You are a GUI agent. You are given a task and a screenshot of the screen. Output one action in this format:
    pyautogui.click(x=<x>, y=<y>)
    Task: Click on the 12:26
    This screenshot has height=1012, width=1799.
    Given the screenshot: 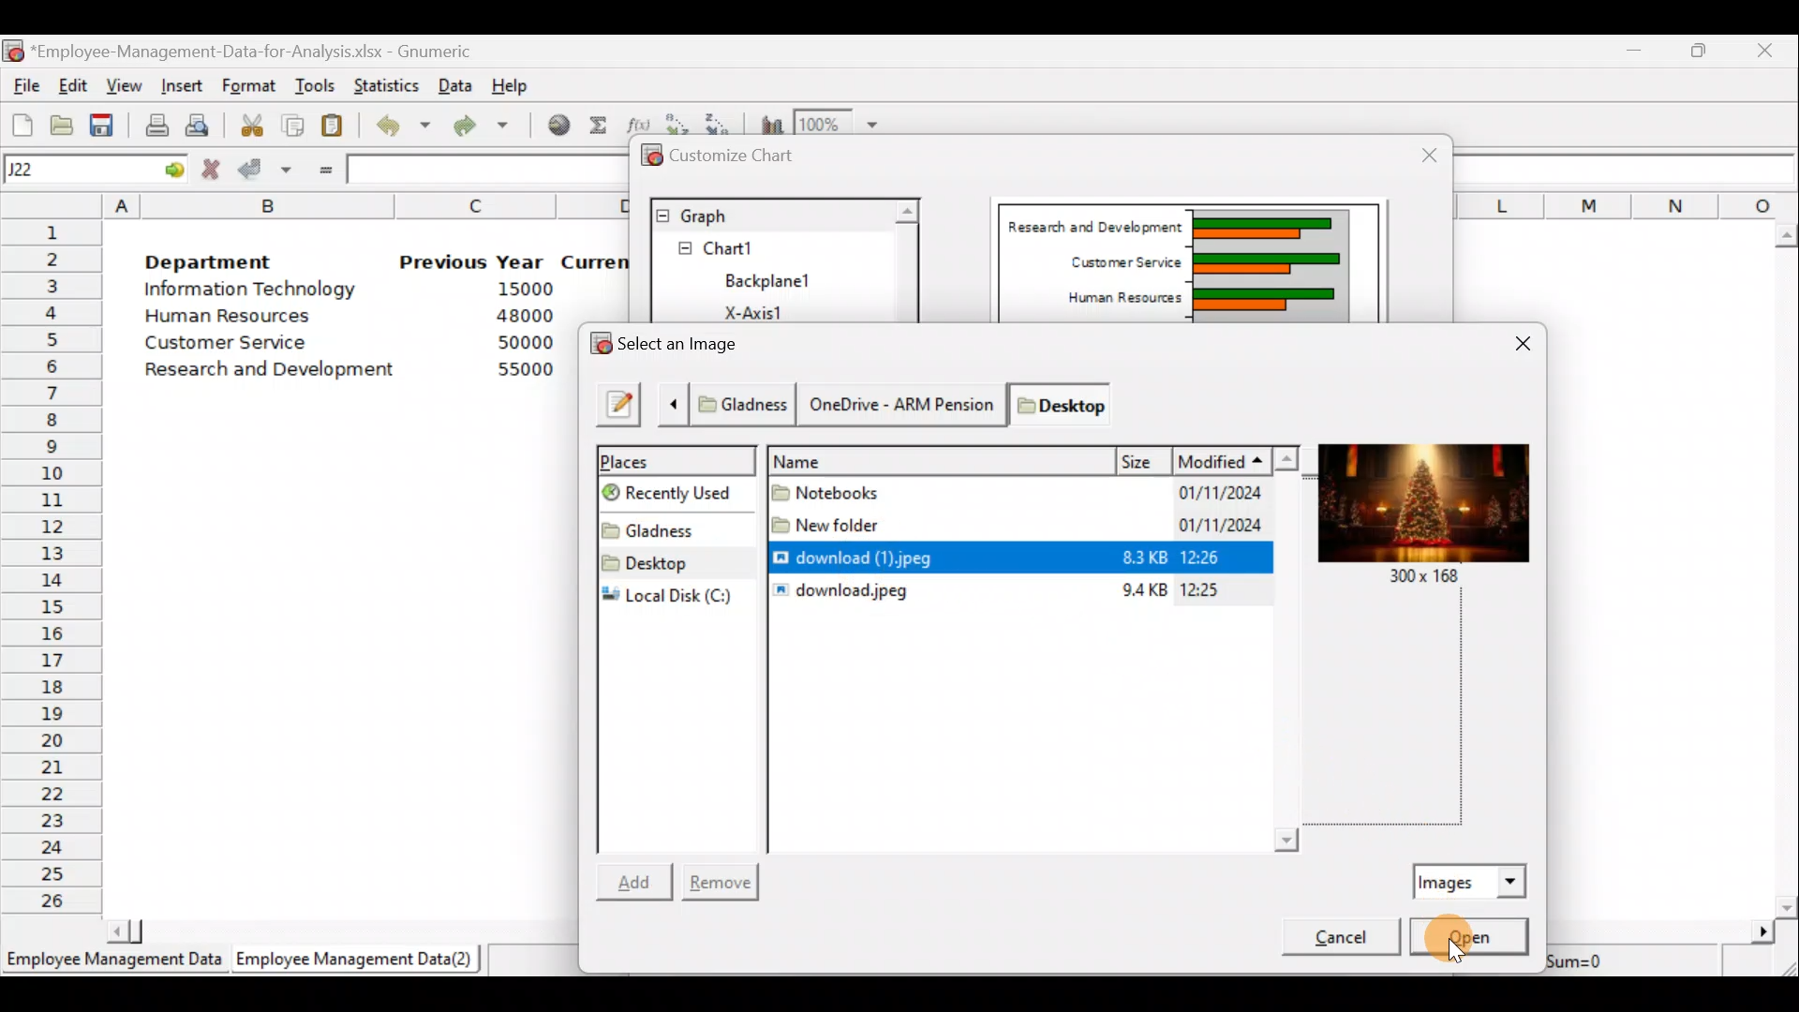 What is the action you would take?
    pyautogui.click(x=1210, y=559)
    